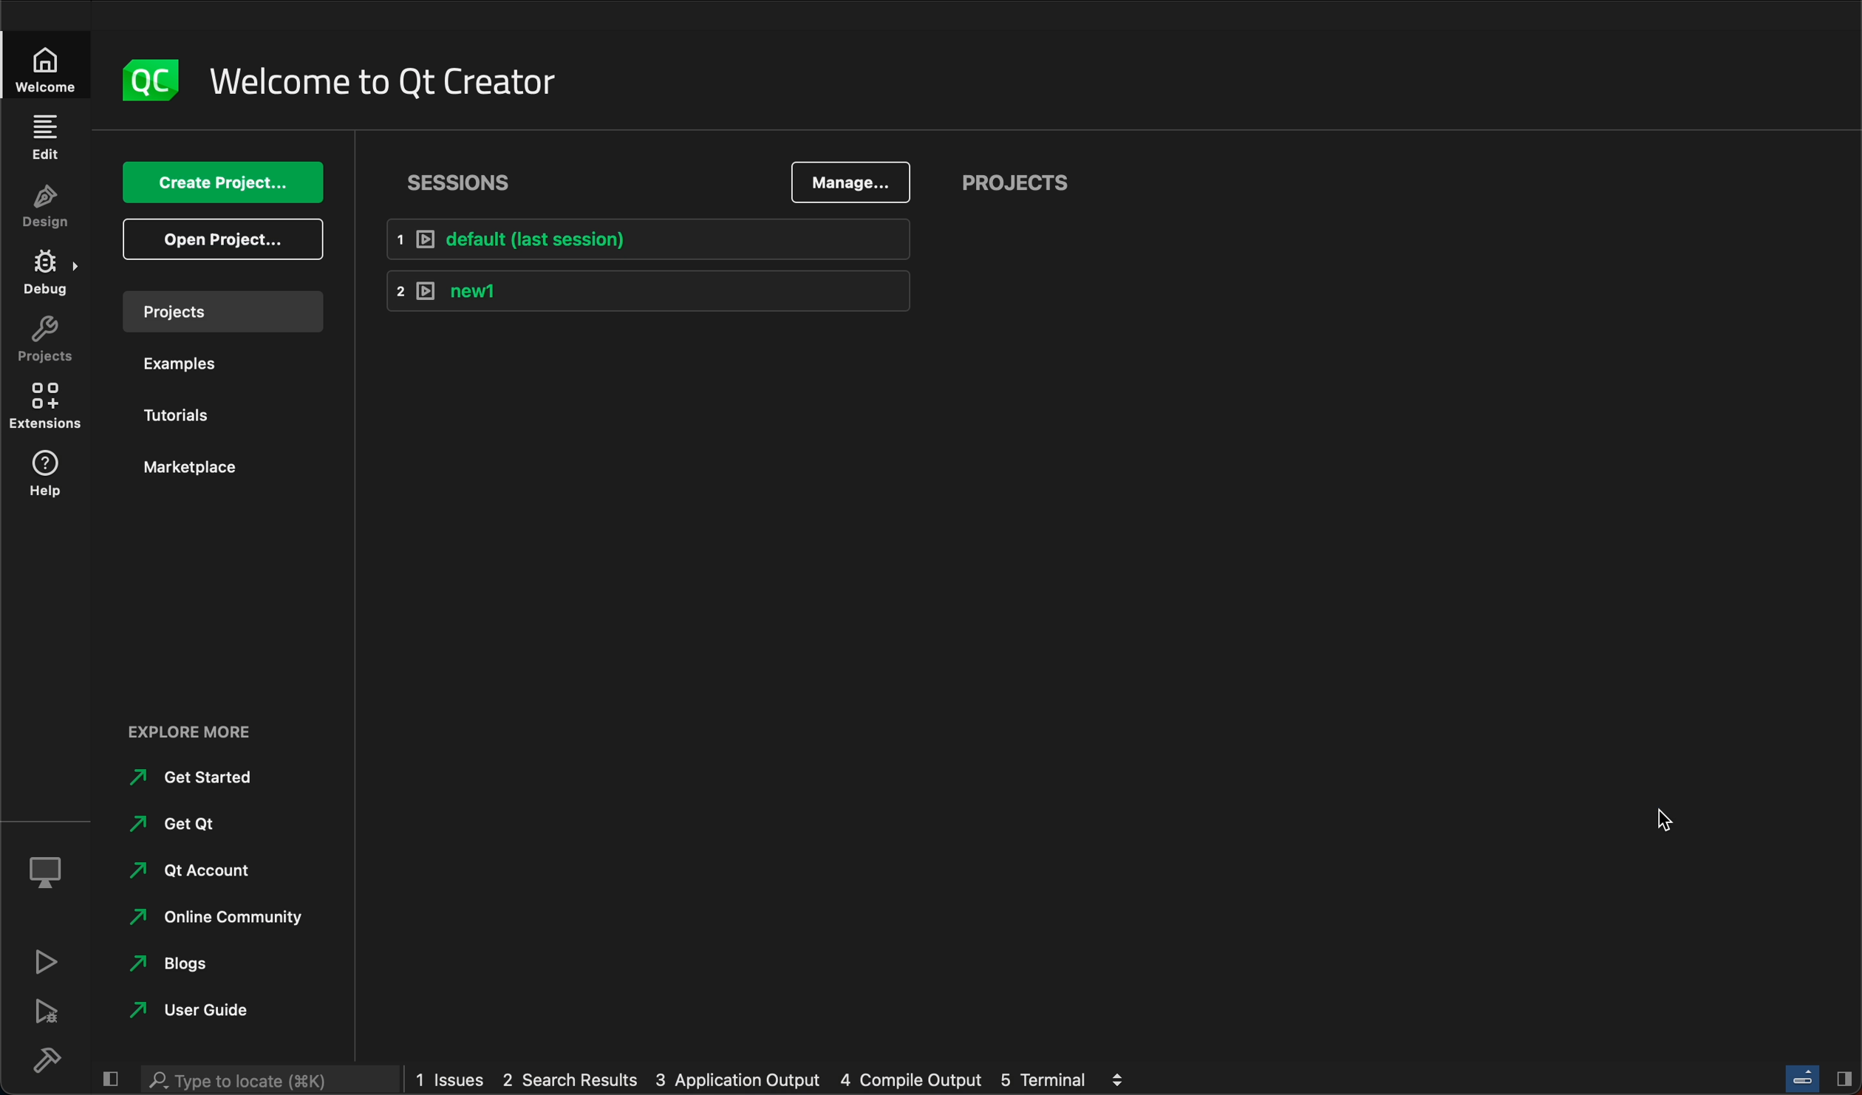  I want to click on view output, so click(1119, 1075).